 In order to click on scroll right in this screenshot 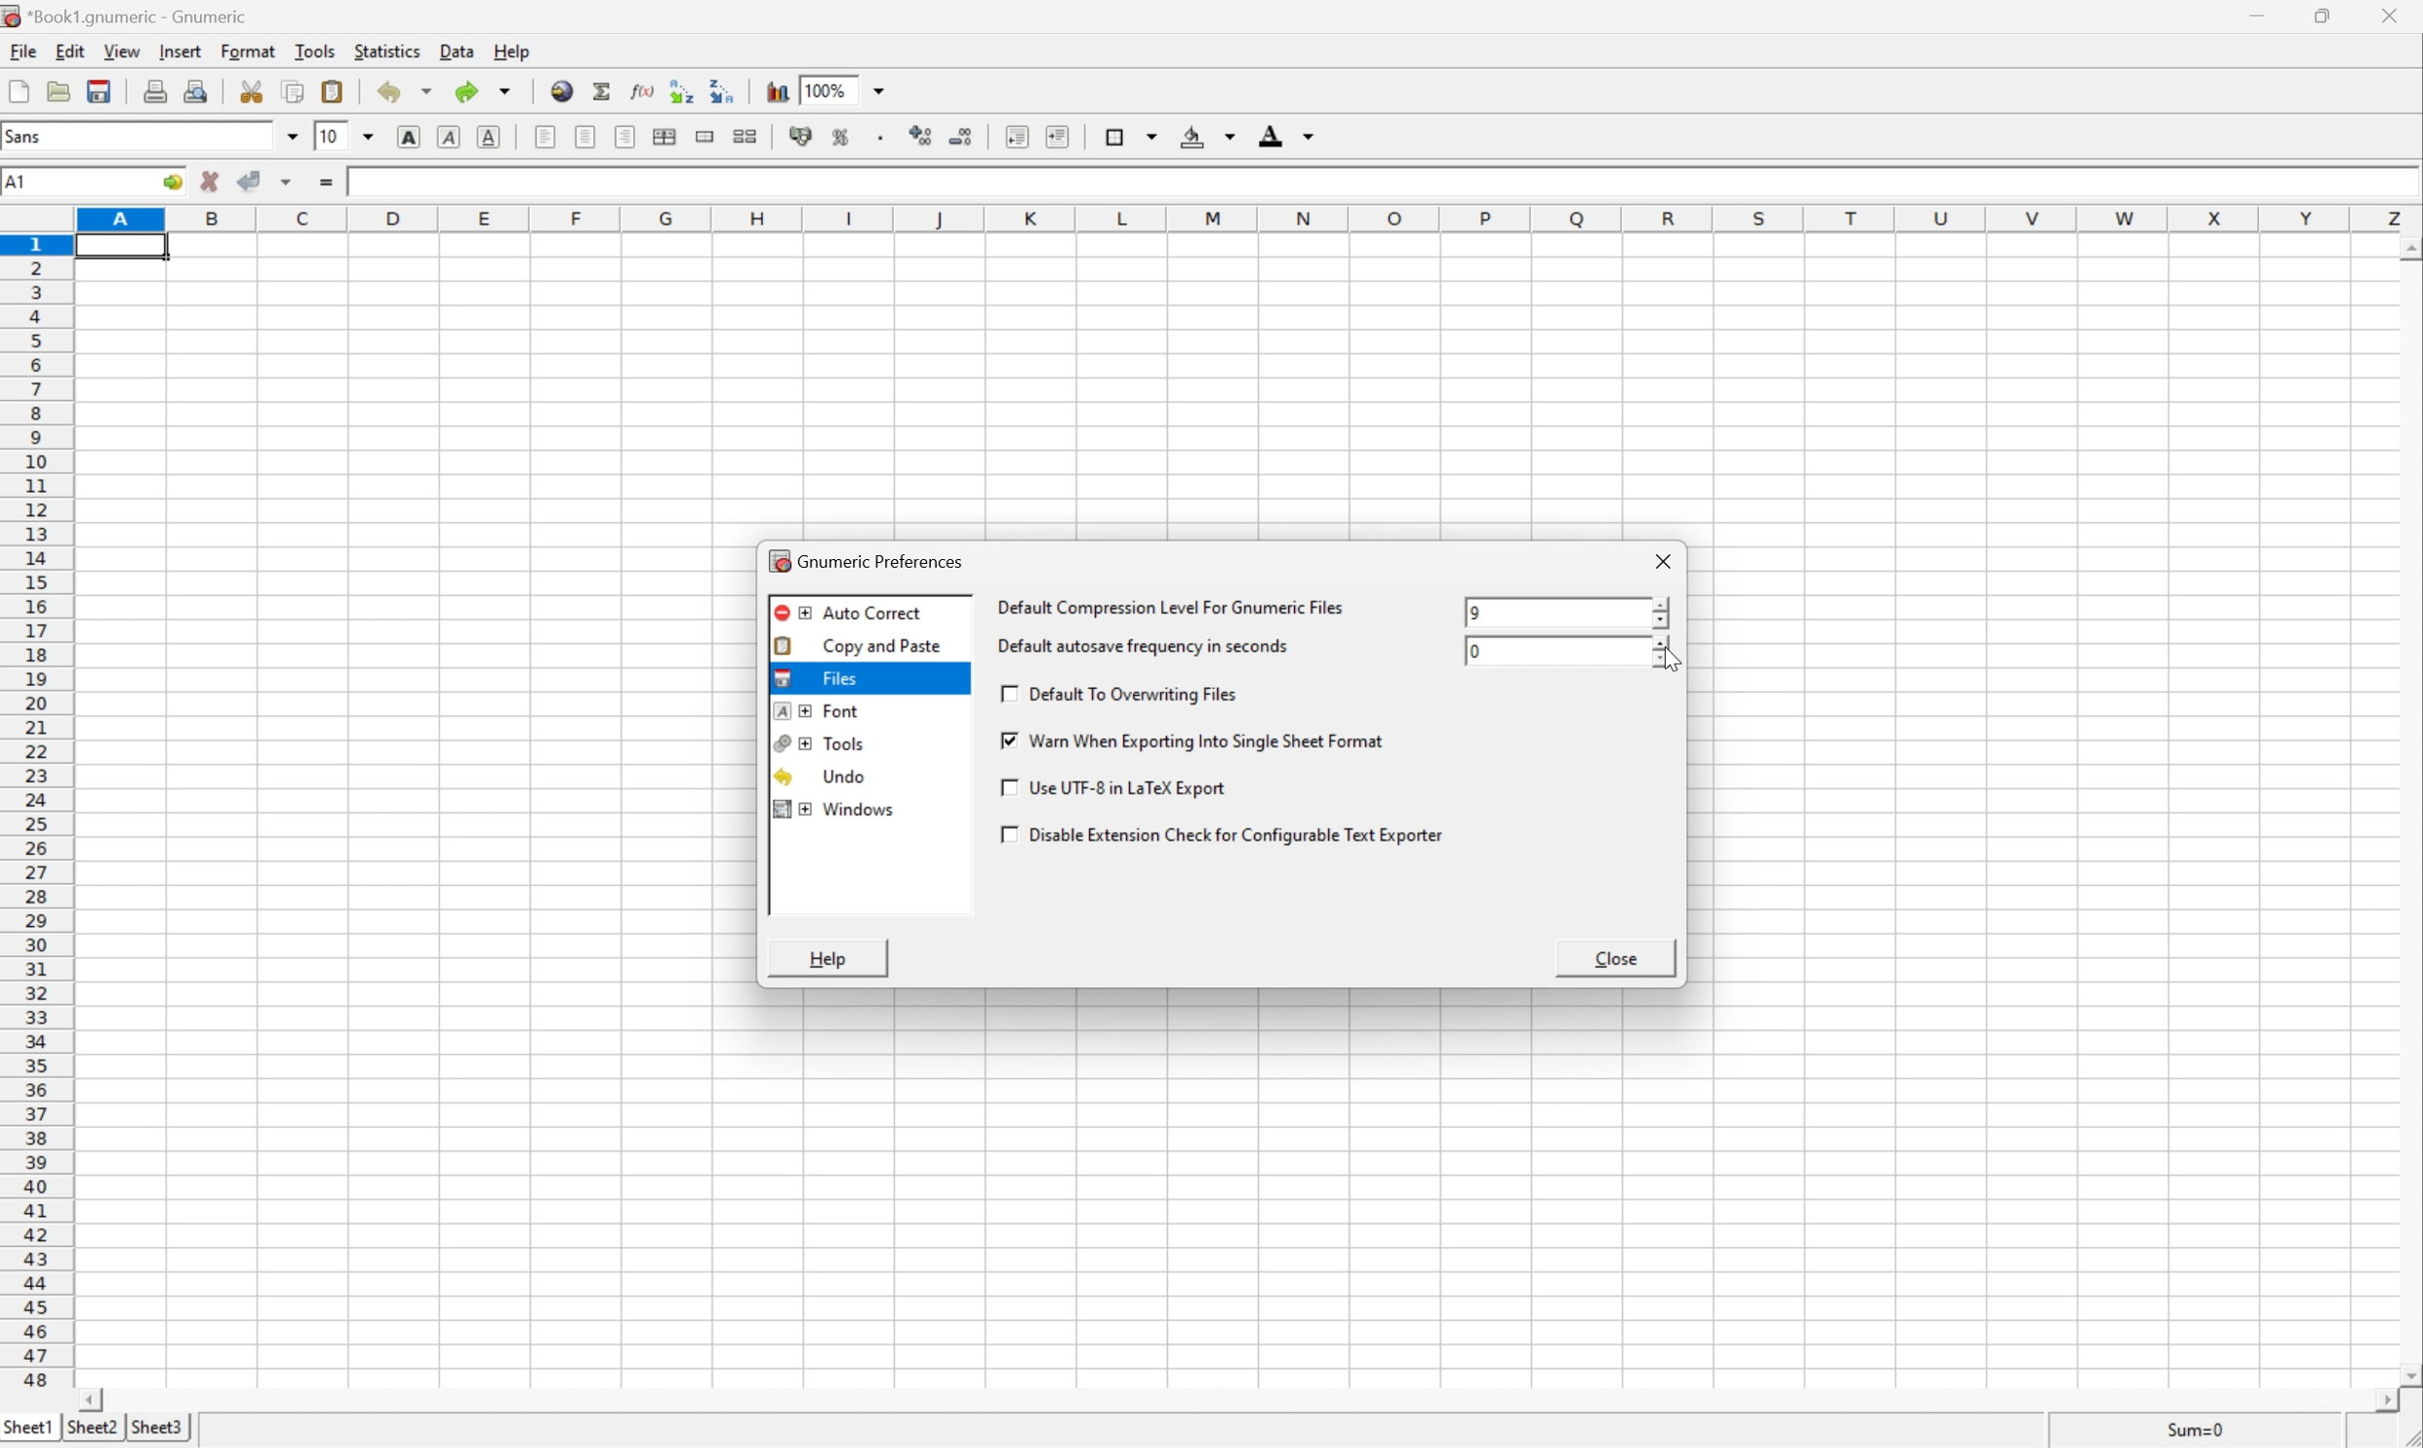, I will do `click(2368, 1400)`.